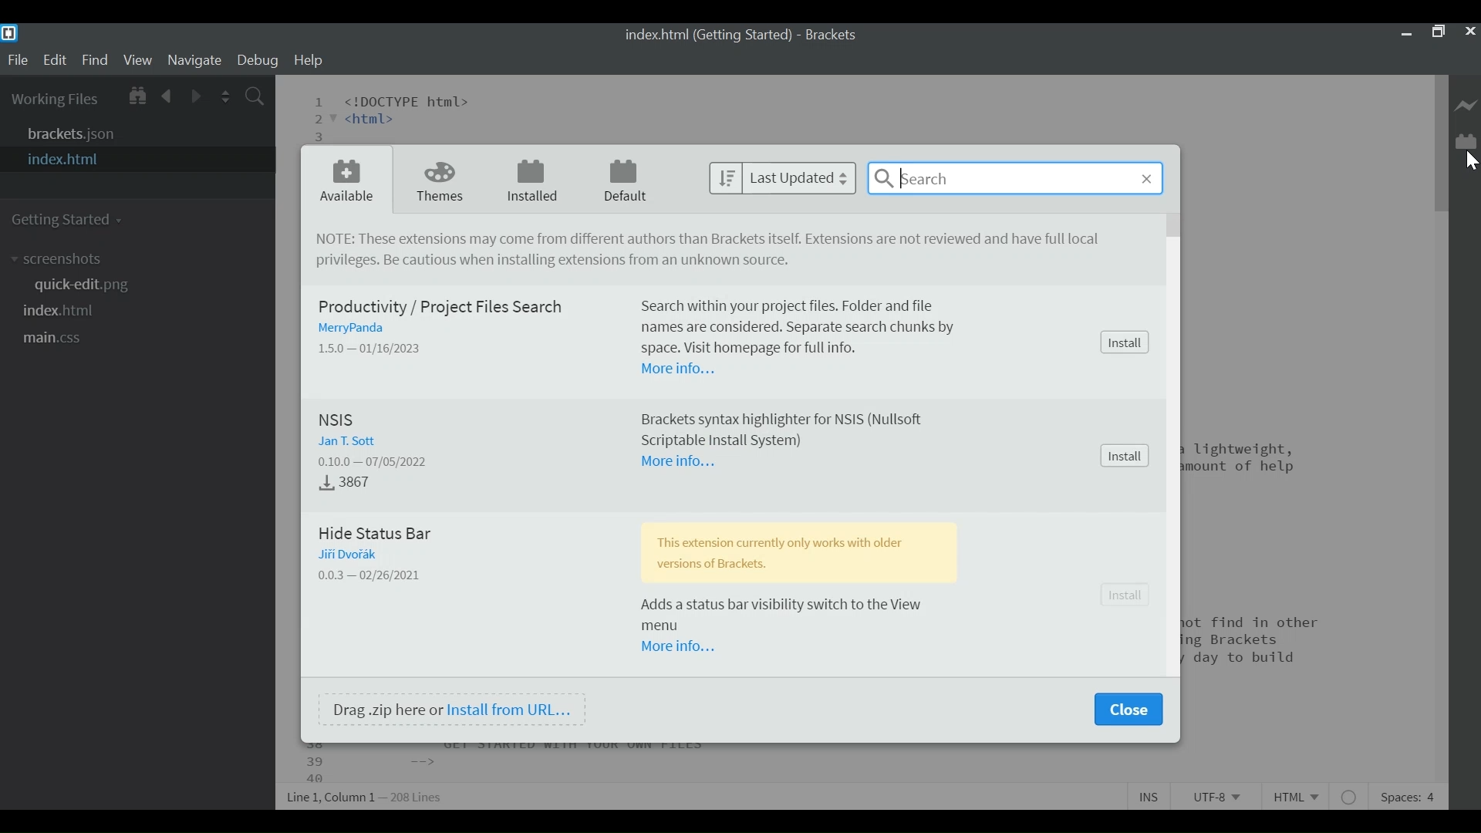  Describe the element at coordinates (1351, 796) in the screenshot. I see `No lintel available for html` at that location.